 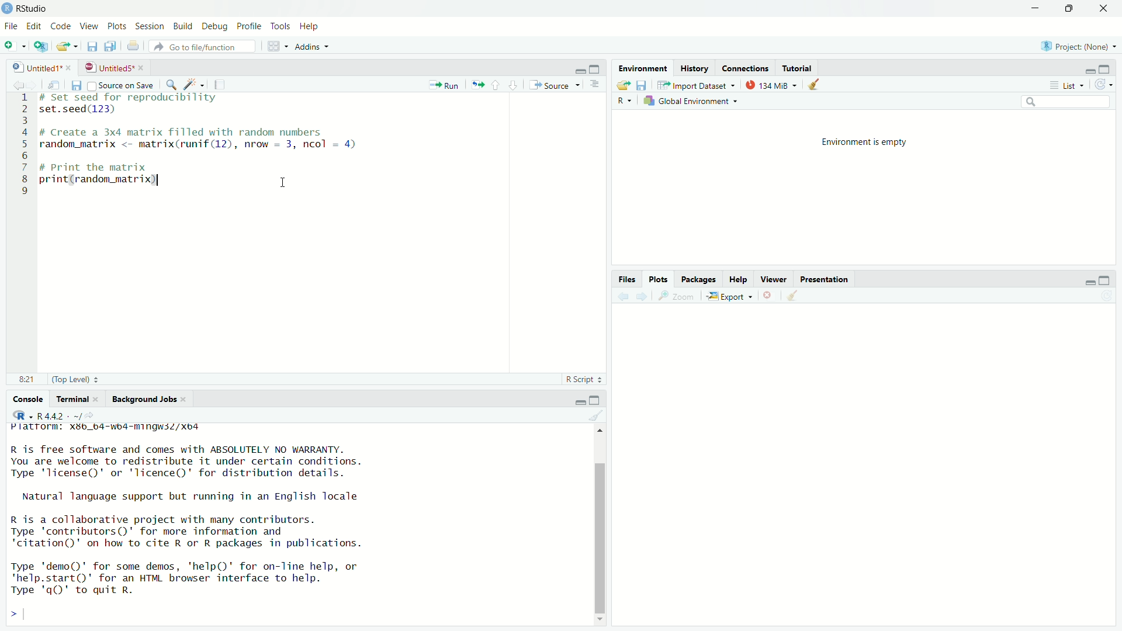 What do you see at coordinates (1107, 86) in the screenshot?
I see `refresh` at bounding box center [1107, 86].